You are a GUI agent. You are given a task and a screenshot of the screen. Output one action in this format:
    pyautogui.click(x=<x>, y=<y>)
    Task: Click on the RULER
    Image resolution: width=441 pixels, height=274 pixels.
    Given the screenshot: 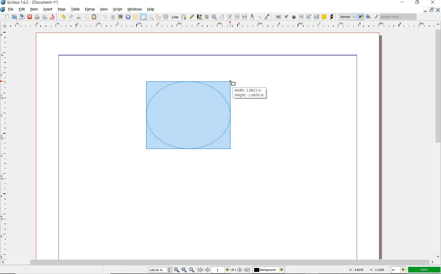 What is the action you would take?
    pyautogui.click(x=4, y=145)
    